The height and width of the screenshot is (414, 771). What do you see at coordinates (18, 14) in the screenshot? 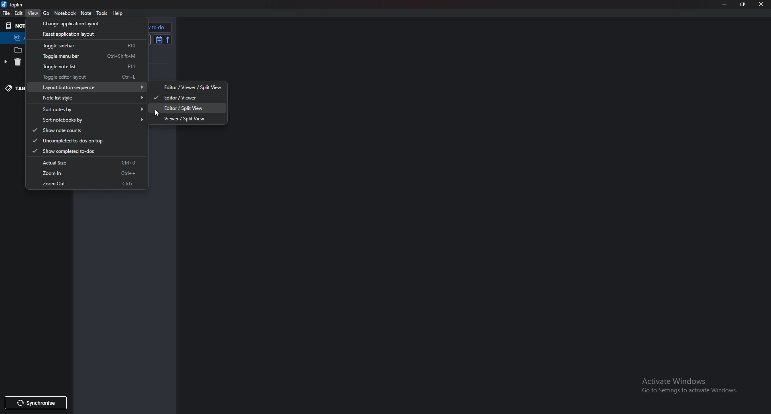
I see `edit` at bounding box center [18, 14].